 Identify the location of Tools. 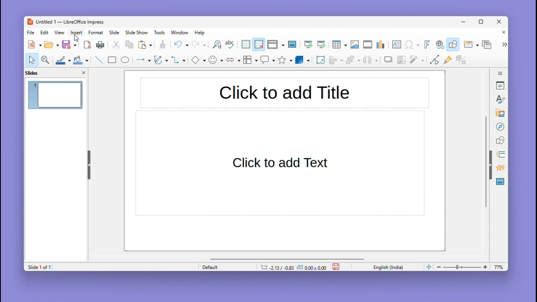
(161, 32).